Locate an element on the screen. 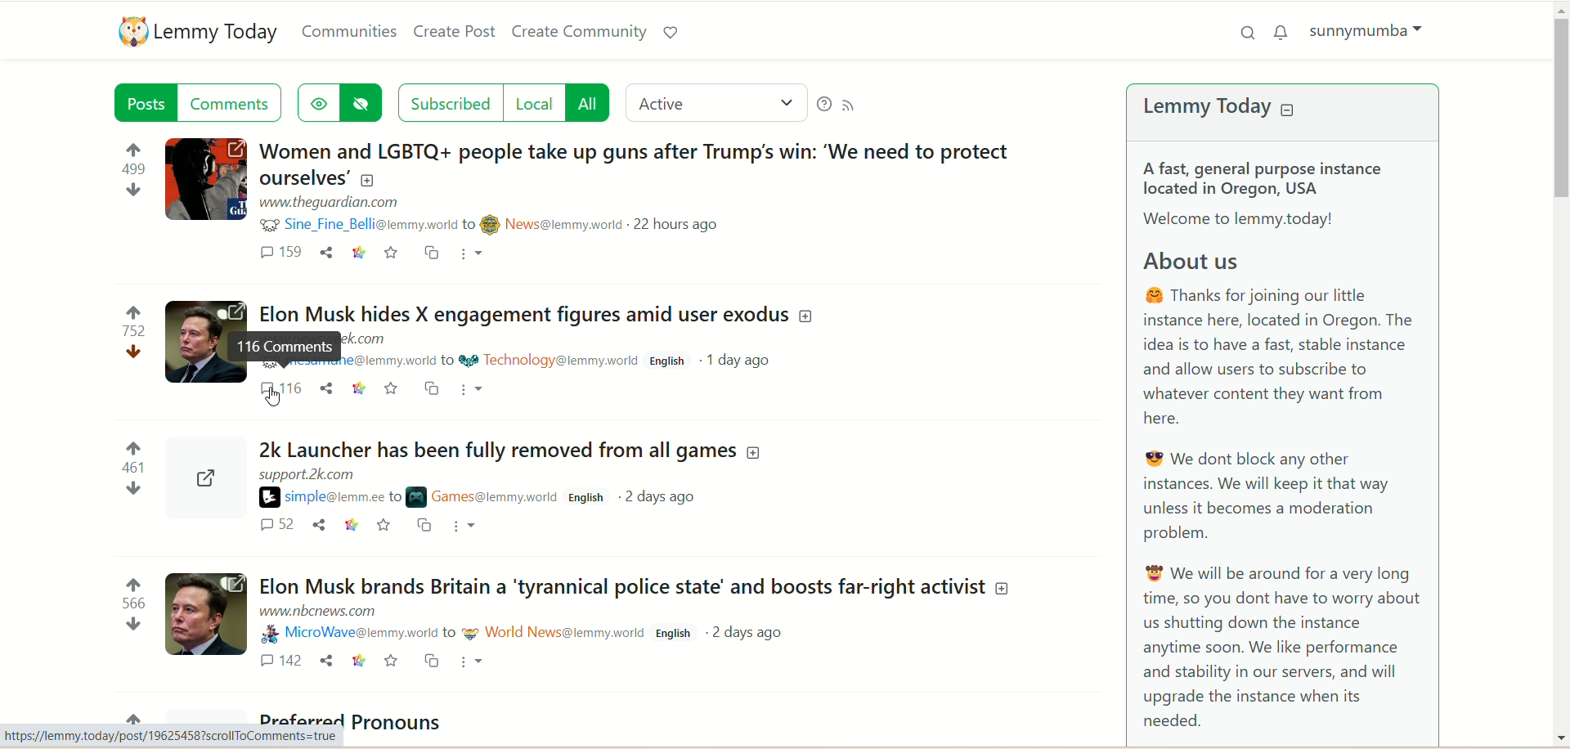  0 92p Sine_Fine_Belli@lemmy.world to §@ News@lemmy.world is located at coordinates (440, 224).